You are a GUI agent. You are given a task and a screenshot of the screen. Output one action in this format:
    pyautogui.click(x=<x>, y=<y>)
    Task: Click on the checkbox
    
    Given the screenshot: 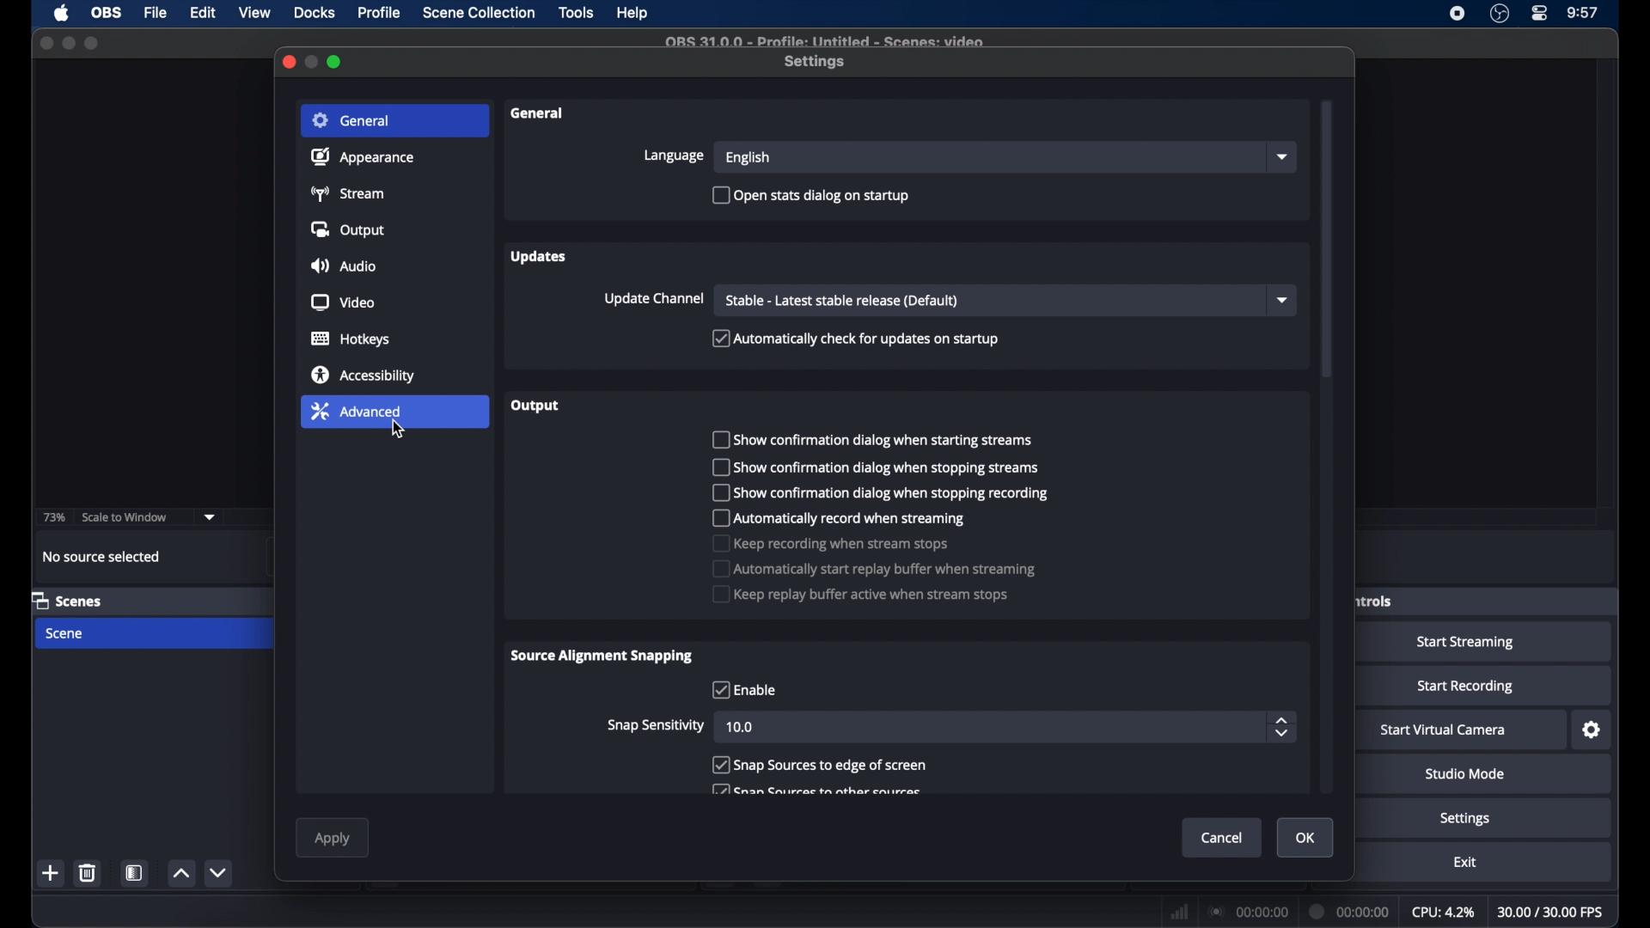 What is the action you would take?
    pyautogui.click(x=742, y=689)
    